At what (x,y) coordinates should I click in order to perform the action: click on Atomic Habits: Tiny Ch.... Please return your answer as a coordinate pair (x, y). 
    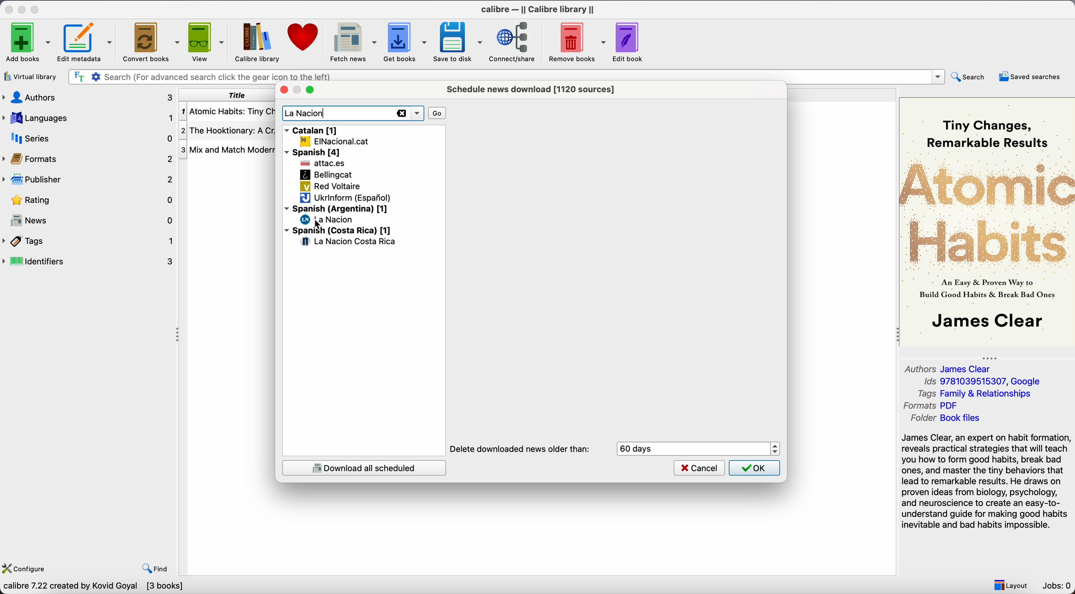
    Looking at the image, I should click on (228, 112).